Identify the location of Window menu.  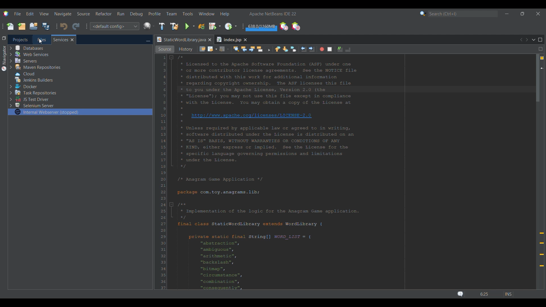
(207, 14).